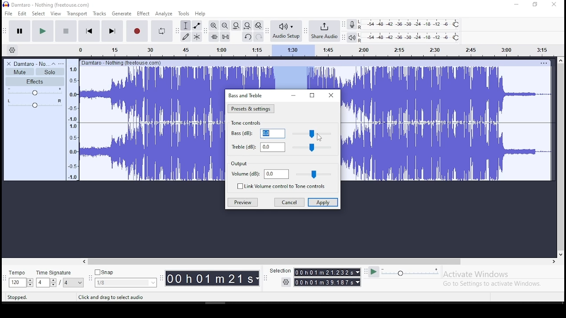 This screenshot has width=566, height=318. Describe the element at coordinates (4, 278) in the screenshot. I see `` at that location.